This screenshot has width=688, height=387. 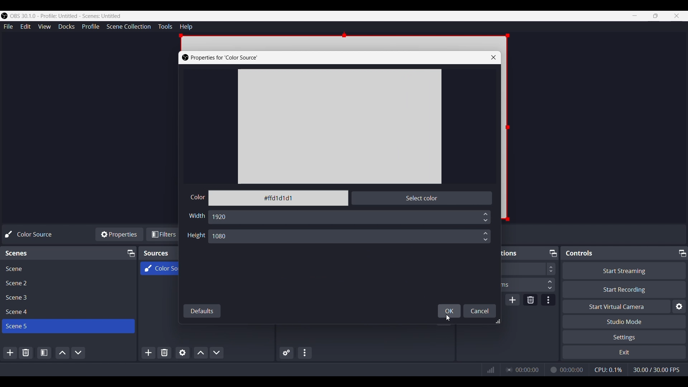 What do you see at coordinates (61, 353) in the screenshot?
I see `Move Scene Up ` at bounding box center [61, 353].